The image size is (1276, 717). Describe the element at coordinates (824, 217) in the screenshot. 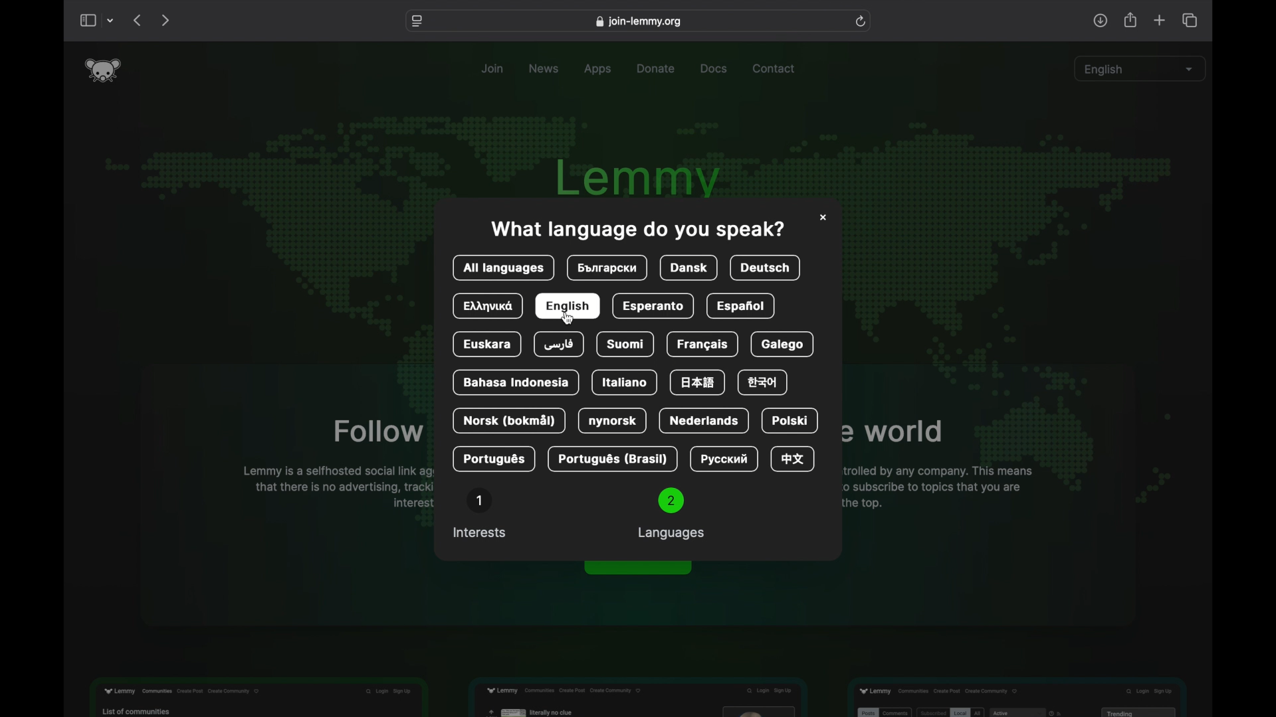

I see `close` at that location.